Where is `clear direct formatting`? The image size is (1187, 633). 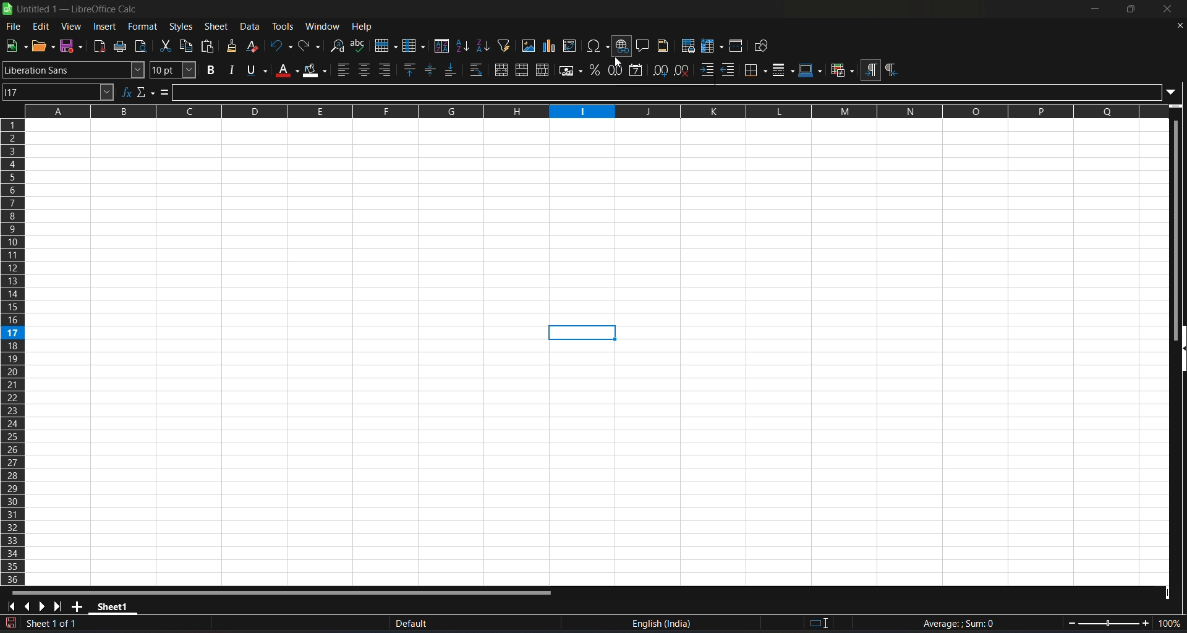 clear direct formatting is located at coordinates (254, 47).